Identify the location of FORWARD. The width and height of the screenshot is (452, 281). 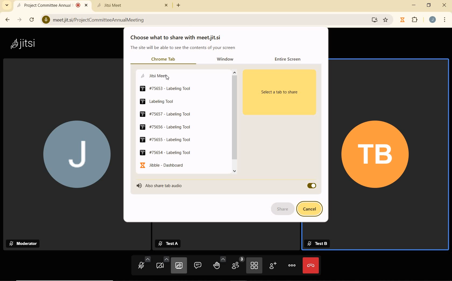
(20, 20).